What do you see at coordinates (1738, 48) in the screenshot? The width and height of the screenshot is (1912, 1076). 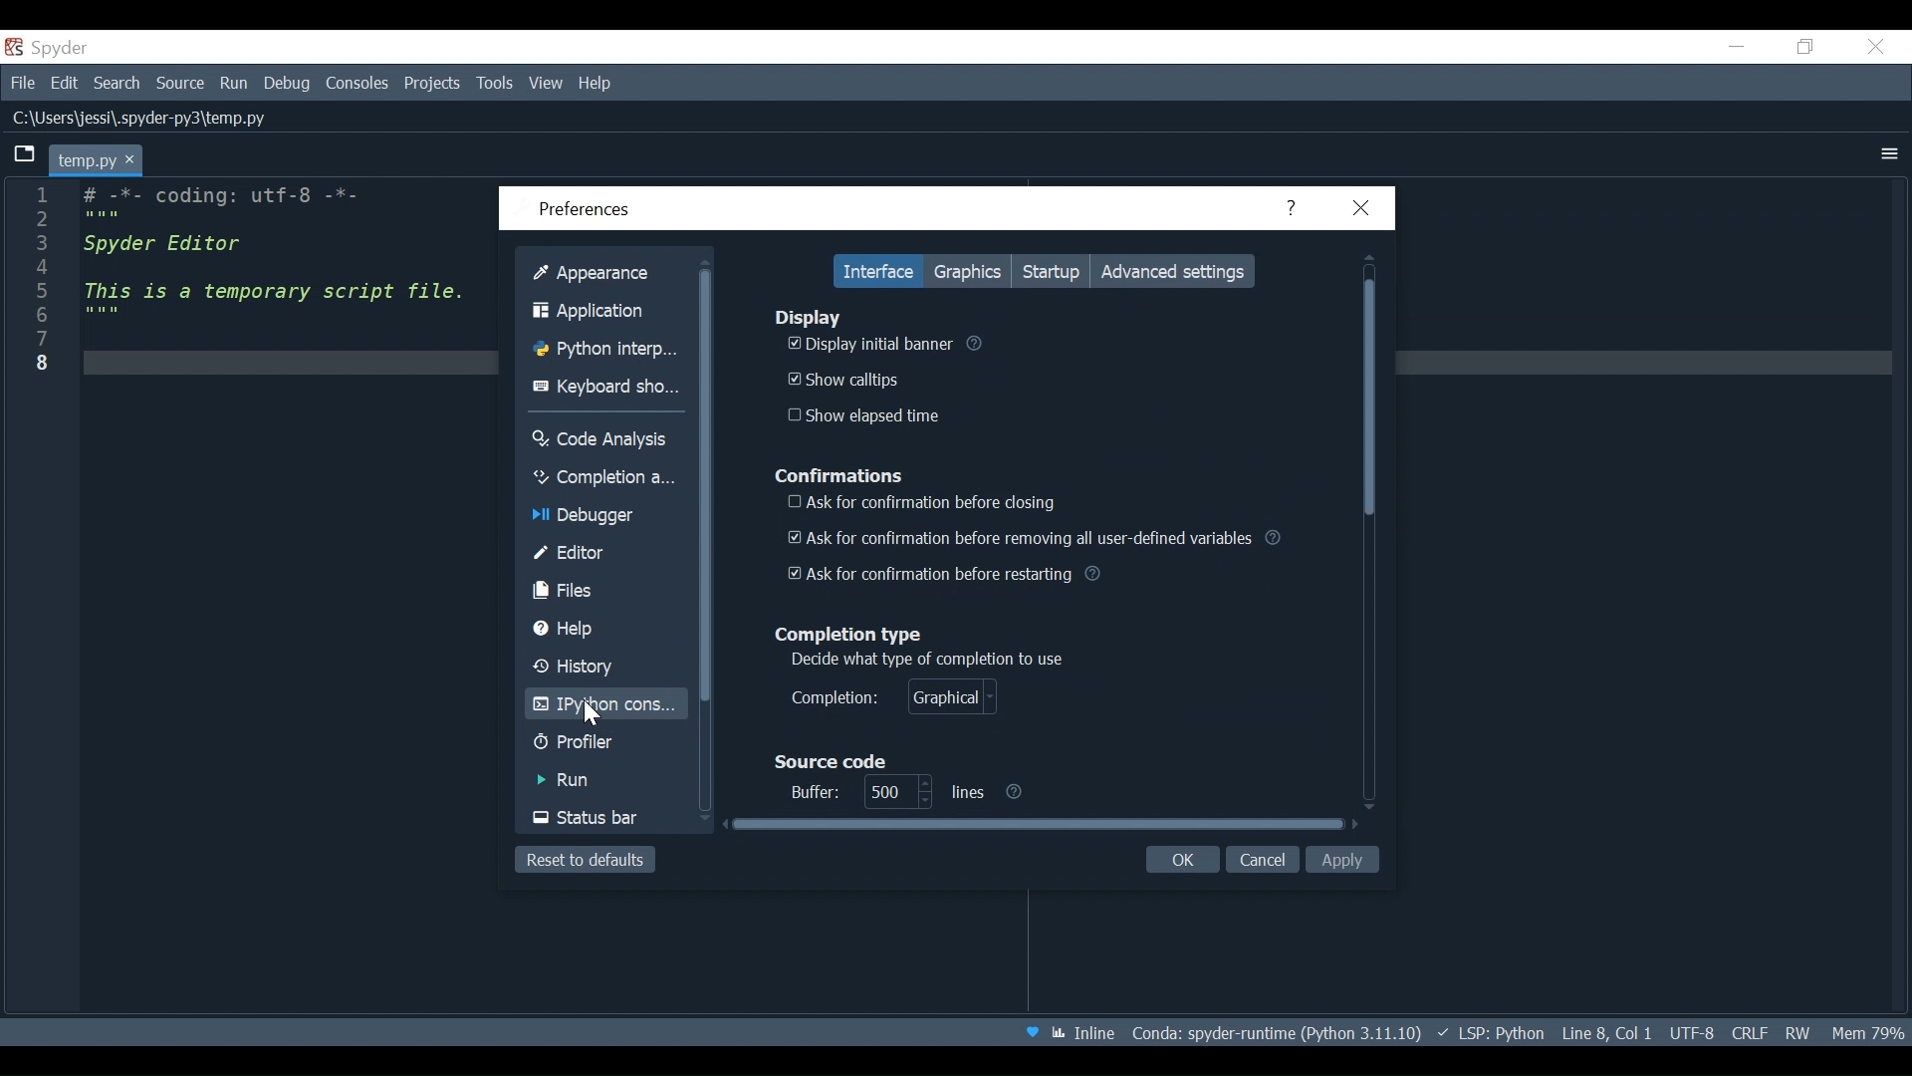 I see `` at bounding box center [1738, 48].